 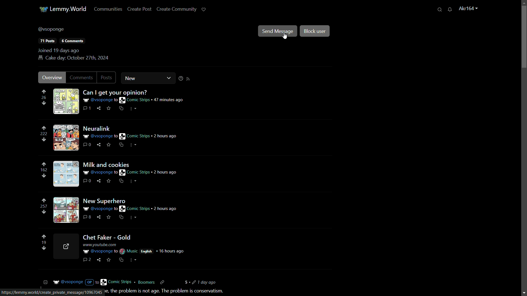 What do you see at coordinates (133, 145) in the screenshot?
I see `more` at bounding box center [133, 145].